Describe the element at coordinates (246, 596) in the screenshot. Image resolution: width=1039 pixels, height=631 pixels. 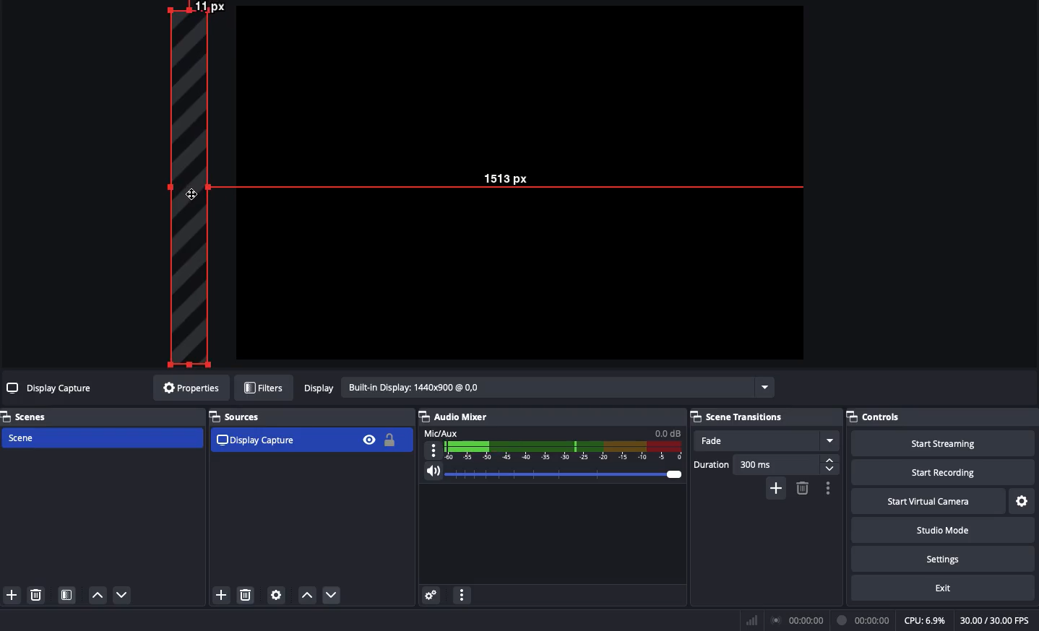
I see `Delete` at that location.